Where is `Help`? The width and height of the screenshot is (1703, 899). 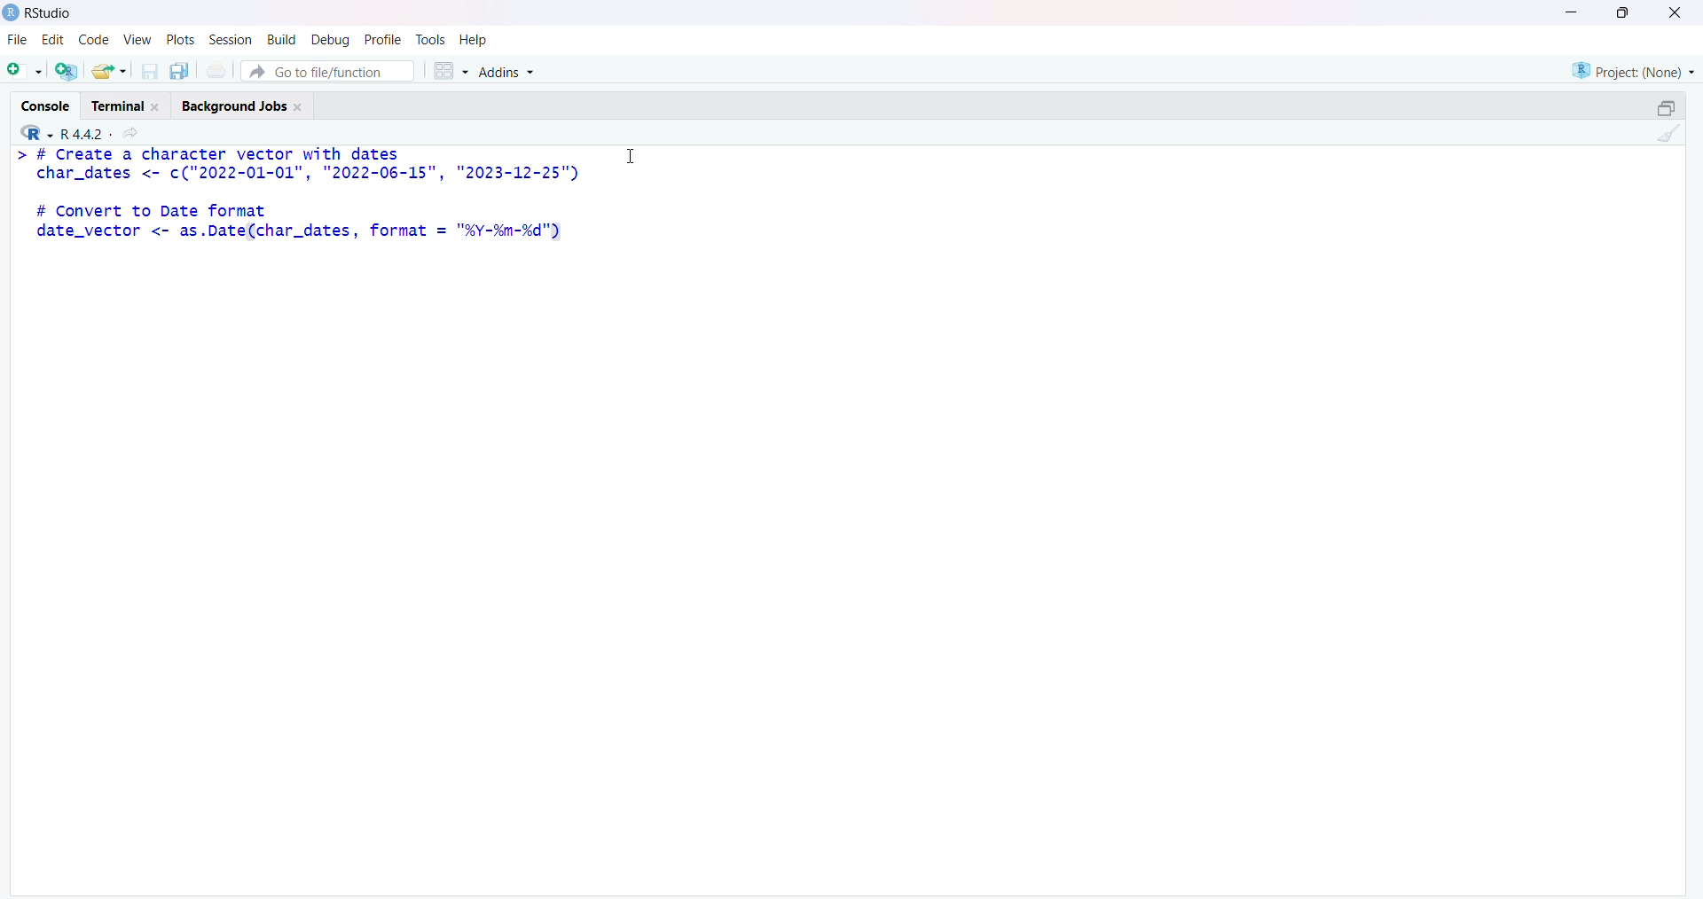 Help is located at coordinates (475, 40).